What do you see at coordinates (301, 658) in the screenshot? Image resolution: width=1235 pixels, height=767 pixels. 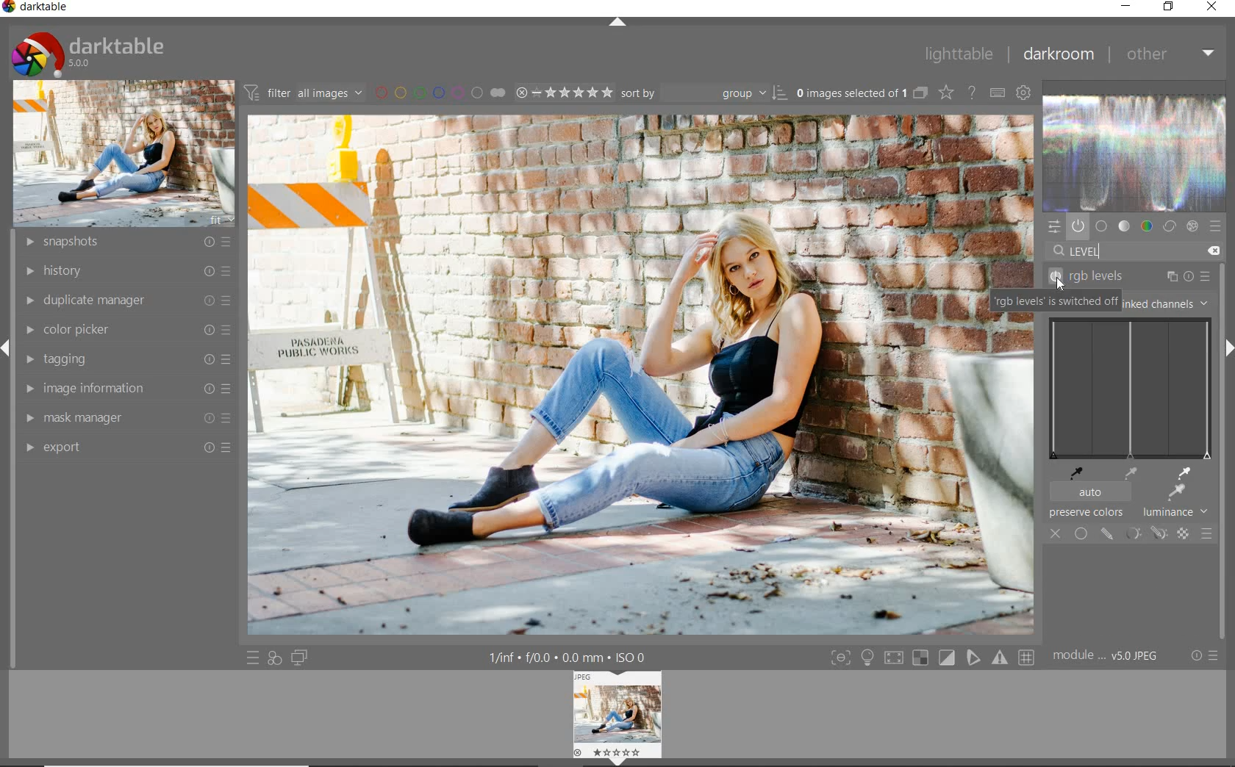 I see `display a second darkroom image widow` at bounding box center [301, 658].